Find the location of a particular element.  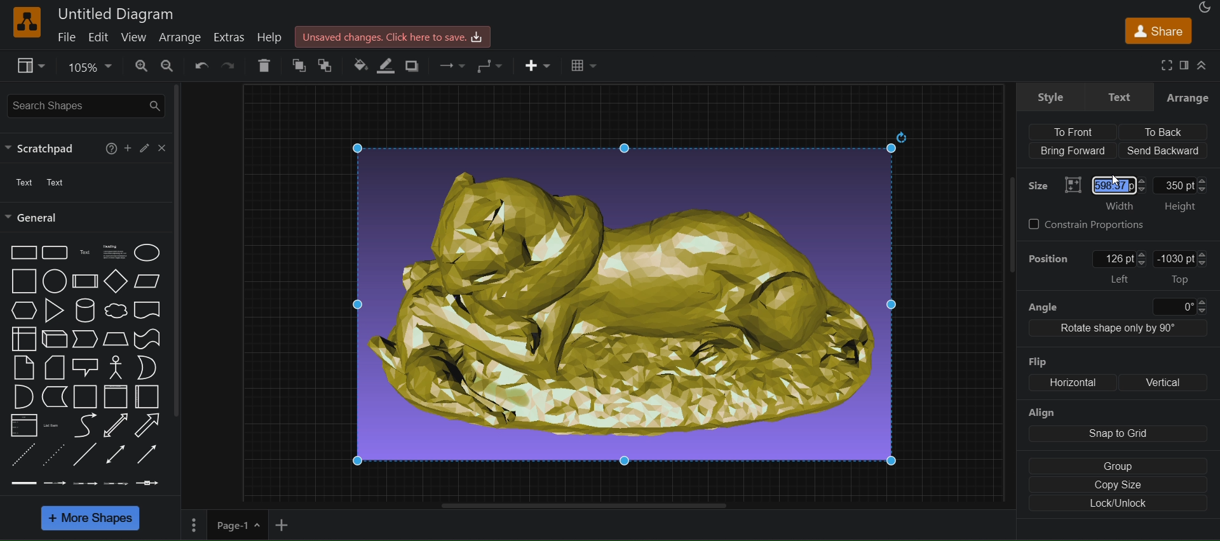

Untitled Diagram is located at coordinates (118, 15).